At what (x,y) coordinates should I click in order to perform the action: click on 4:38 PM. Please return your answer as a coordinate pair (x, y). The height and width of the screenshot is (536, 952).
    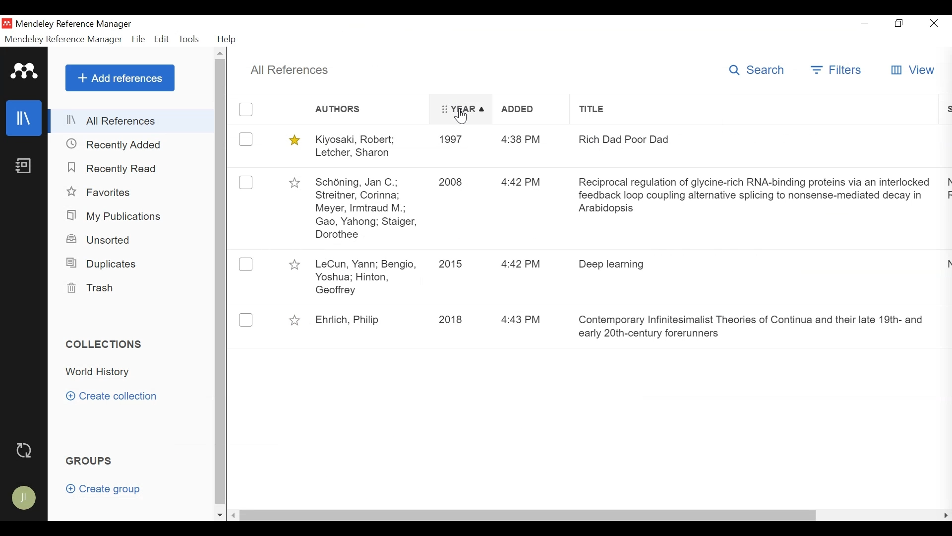
    Looking at the image, I should click on (518, 140).